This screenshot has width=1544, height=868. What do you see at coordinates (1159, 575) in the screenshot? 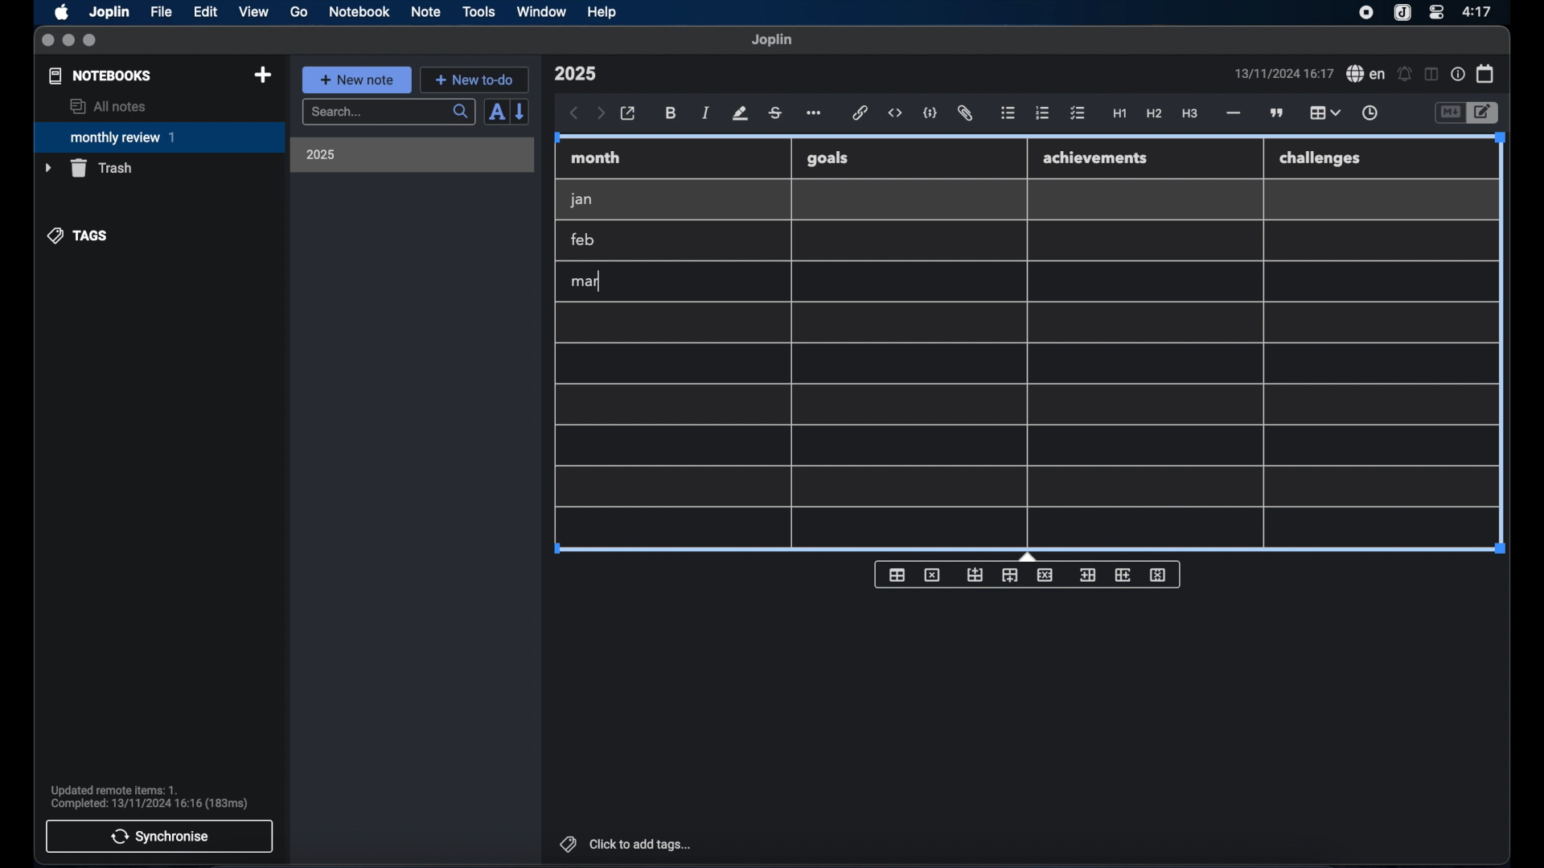
I see `delete column` at bounding box center [1159, 575].